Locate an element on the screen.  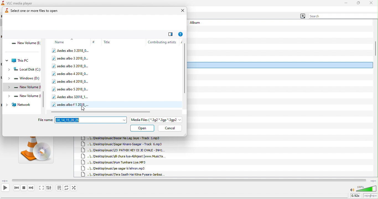
elapsed time is located at coordinates (6, 180).